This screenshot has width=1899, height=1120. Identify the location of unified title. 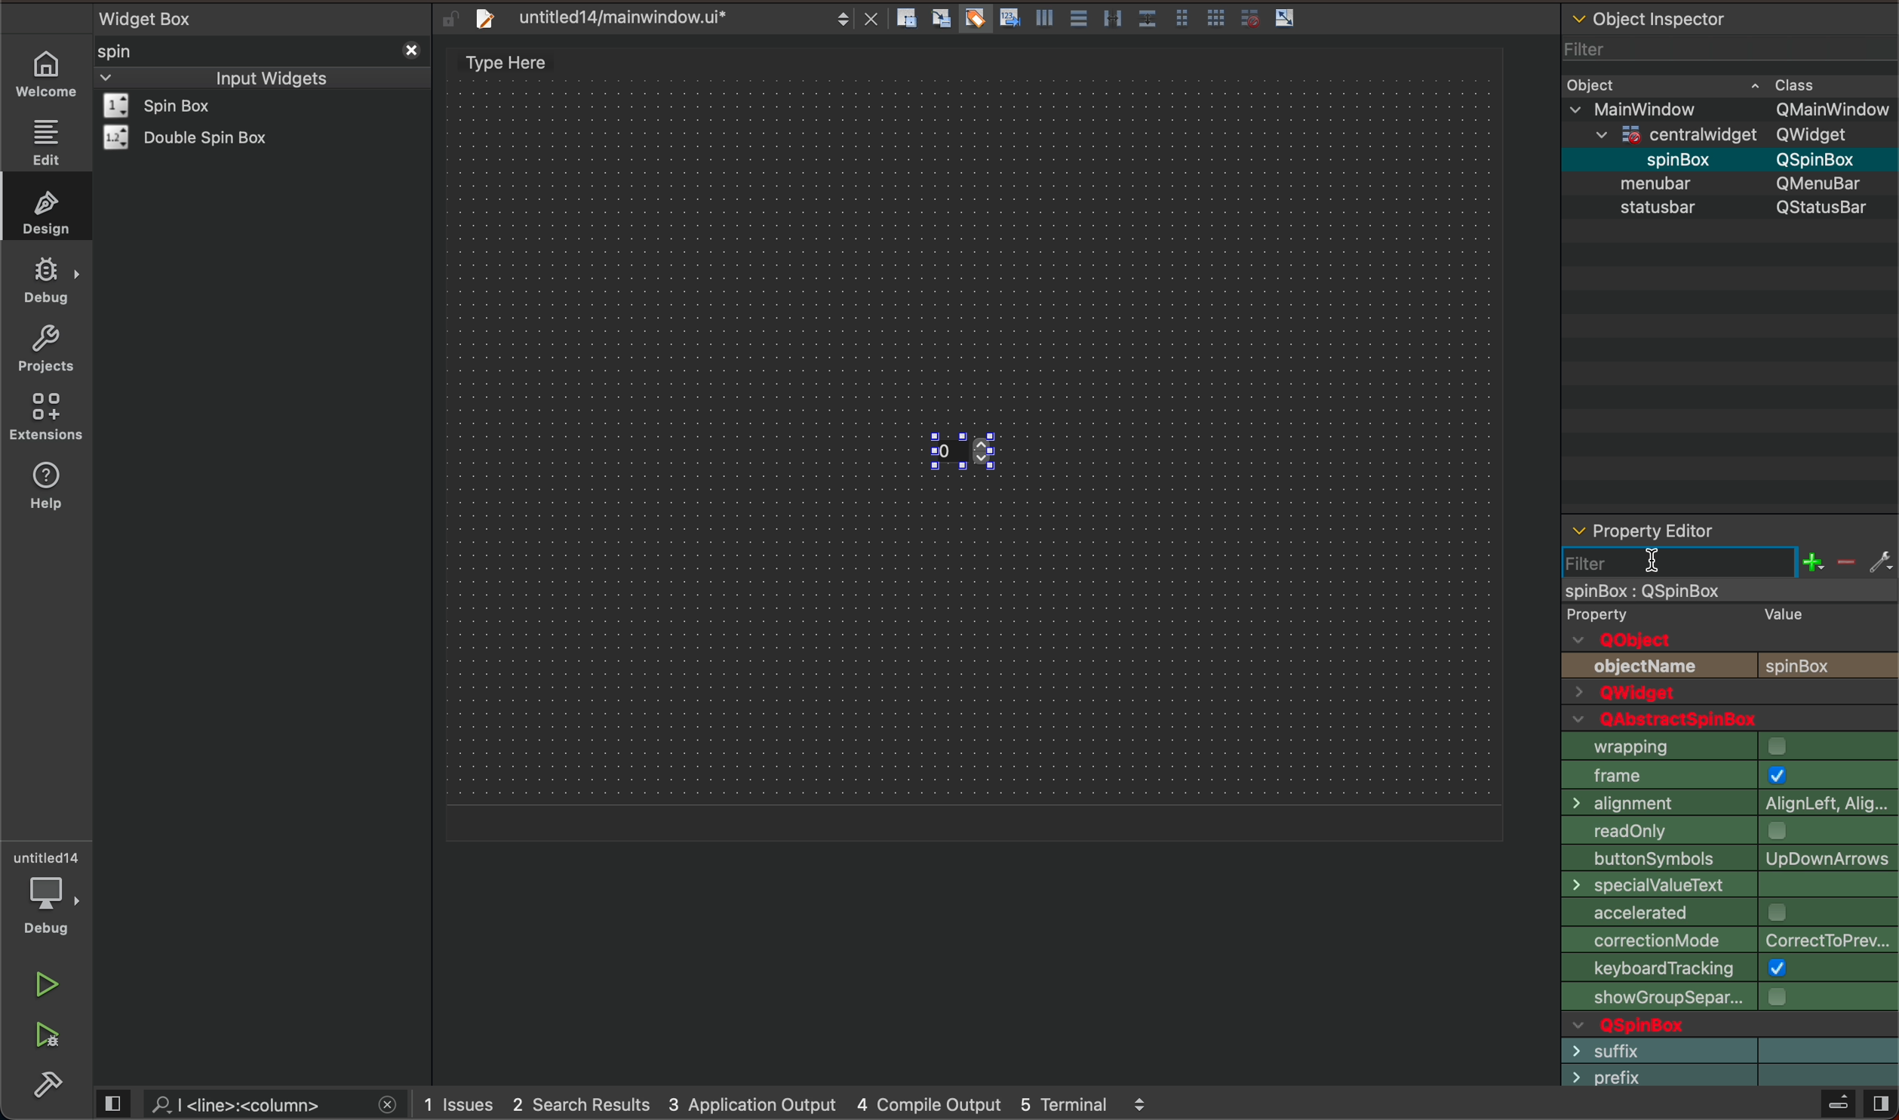
(1729, 940).